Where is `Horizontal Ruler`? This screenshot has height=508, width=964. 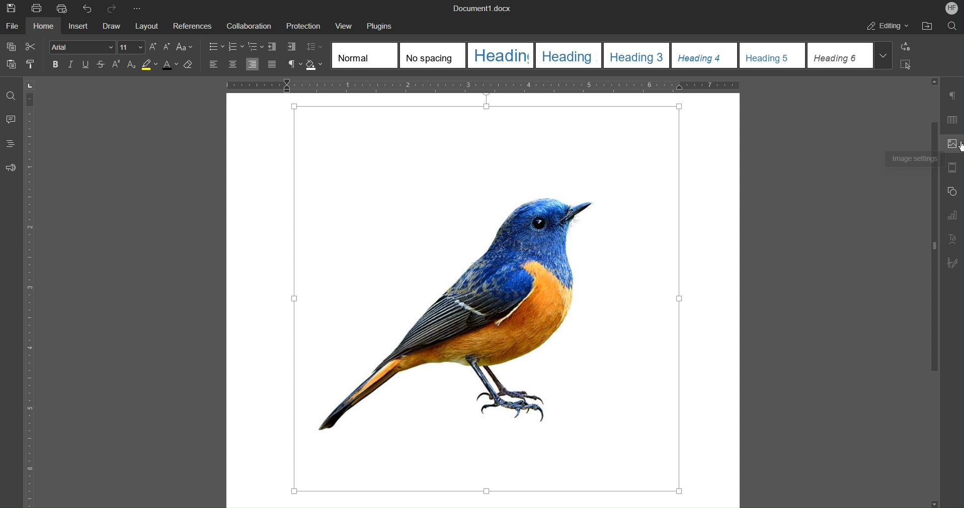
Horizontal Ruler is located at coordinates (483, 84).